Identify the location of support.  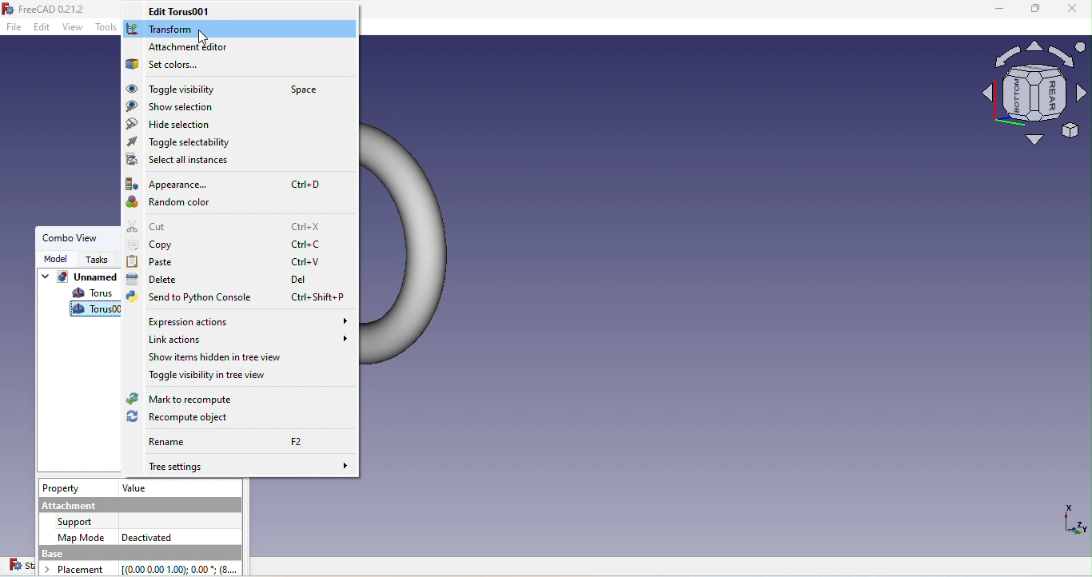
(78, 521).